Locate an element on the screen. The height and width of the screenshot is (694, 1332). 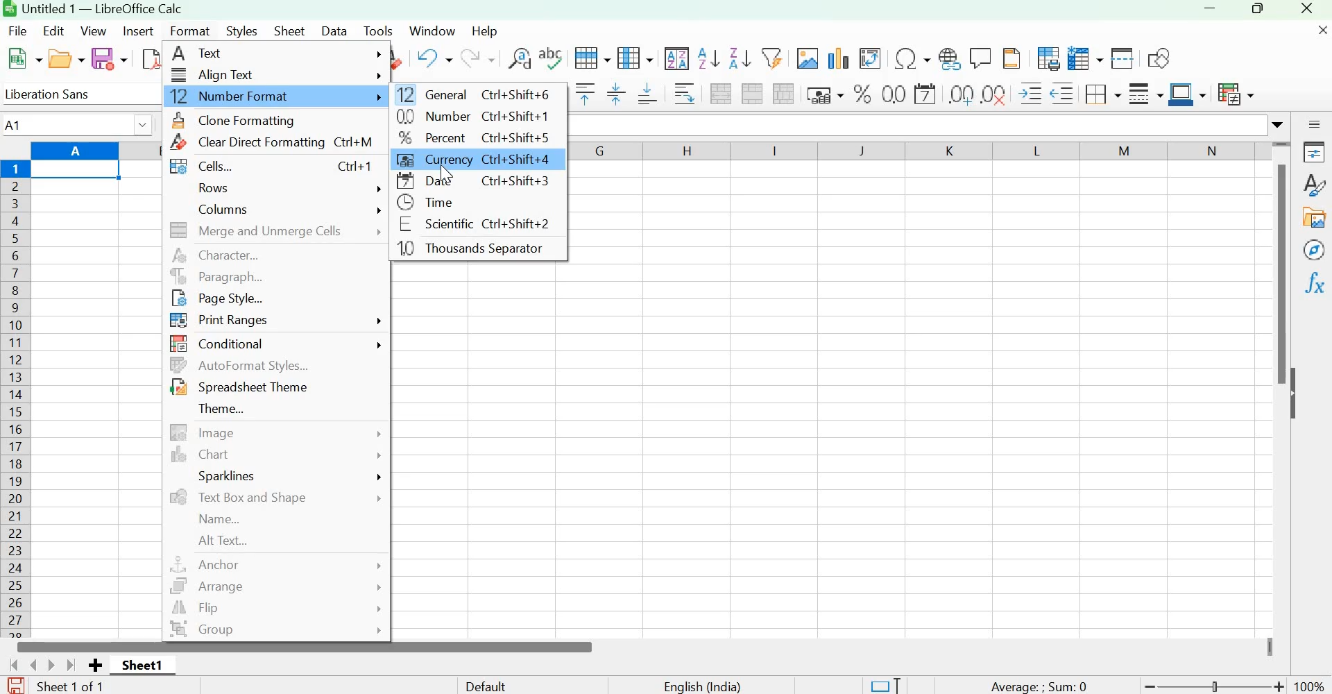
Column is located at coordinates (638, 58).